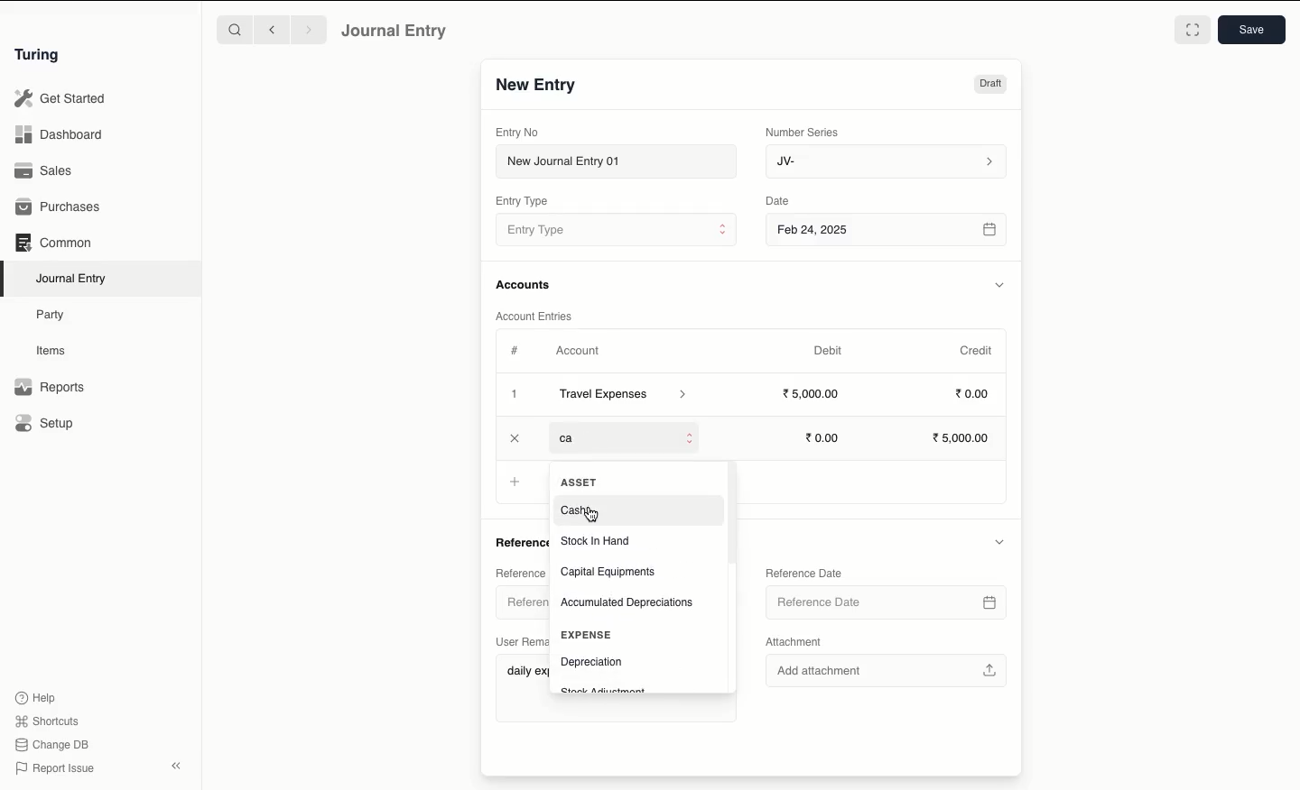  Describe the element at coordinates (59, 208) in the screenshot. I see `Purchases` at that location.